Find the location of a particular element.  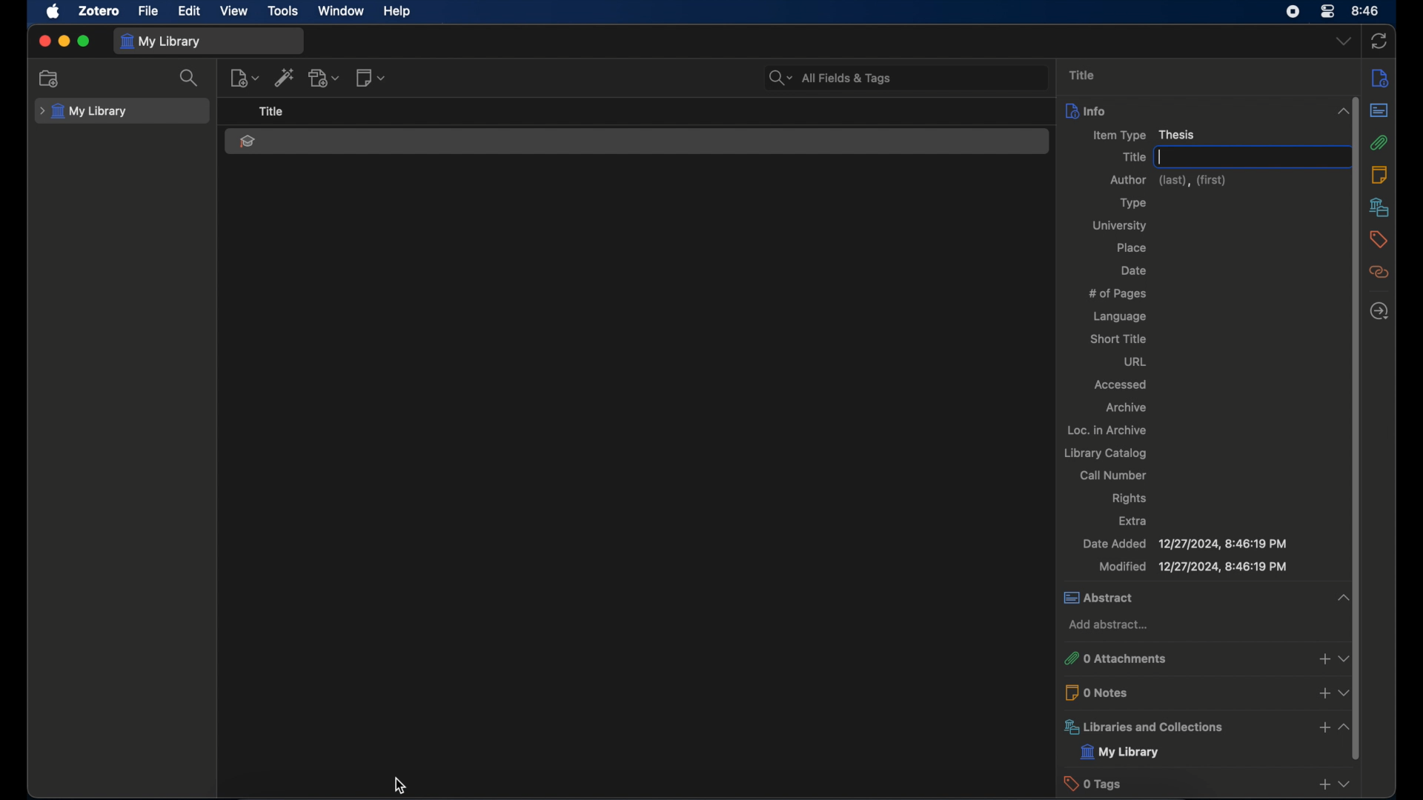

dropdown is located at coordinates (1345, 655).